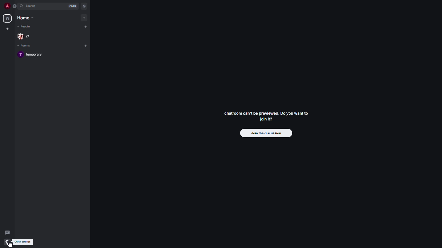  I want to click on quick settings, so click(7, 242).